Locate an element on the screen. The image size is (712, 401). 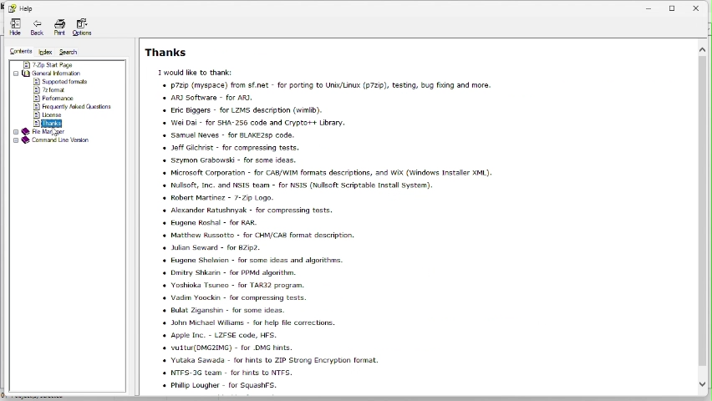
Minimize is located at coordinates (649, 7).